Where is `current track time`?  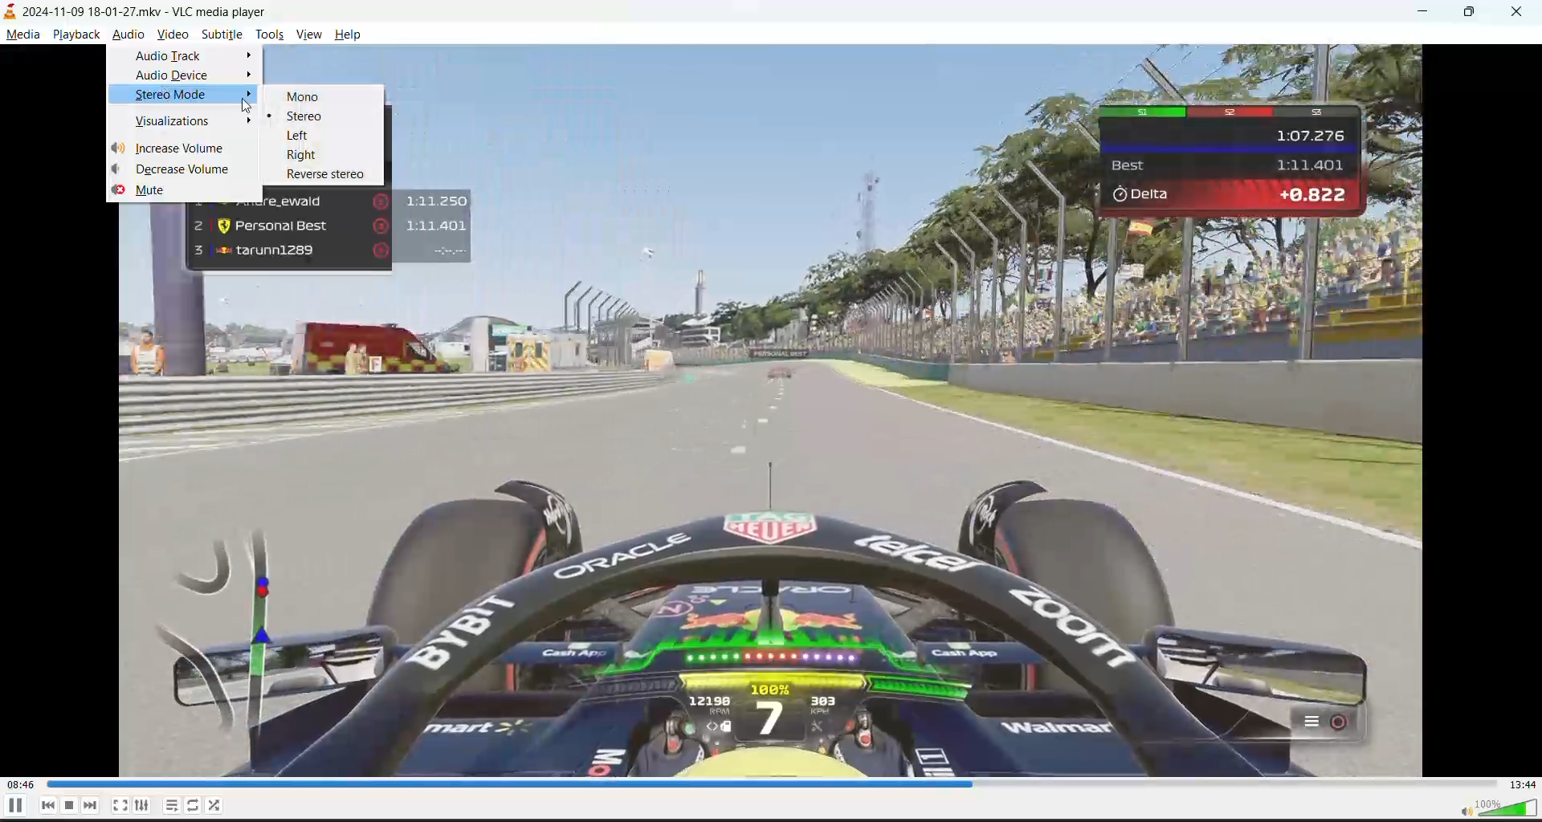 current track time is located at coordinates (19, 784).